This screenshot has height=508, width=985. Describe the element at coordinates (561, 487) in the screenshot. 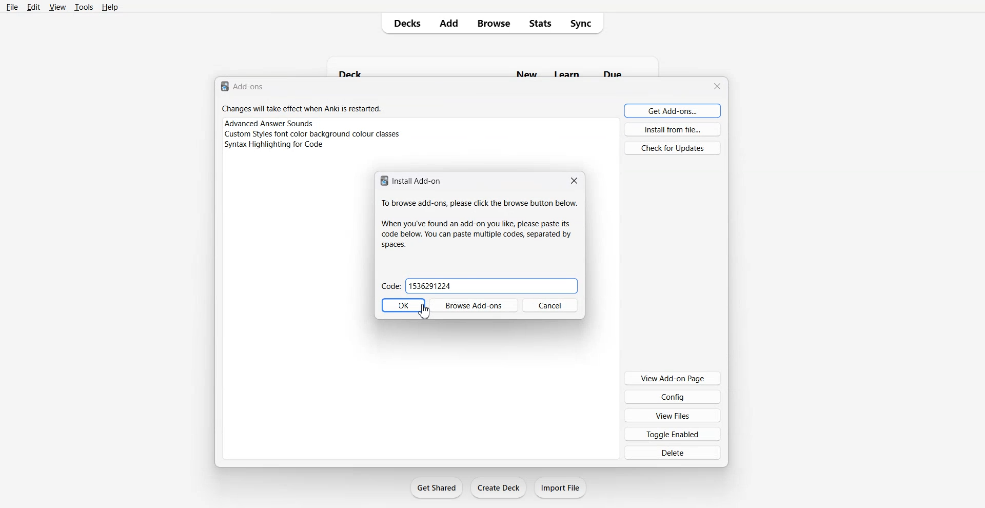

I see `Import File` at that location.